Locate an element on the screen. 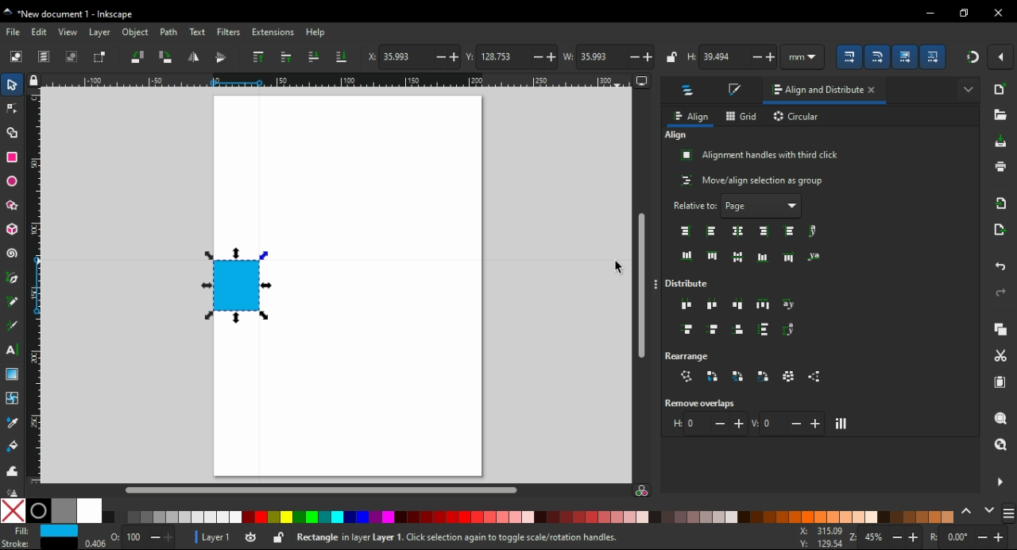 This screenshot has width=1017, height=550. lock is located at coordinates (671, 56).